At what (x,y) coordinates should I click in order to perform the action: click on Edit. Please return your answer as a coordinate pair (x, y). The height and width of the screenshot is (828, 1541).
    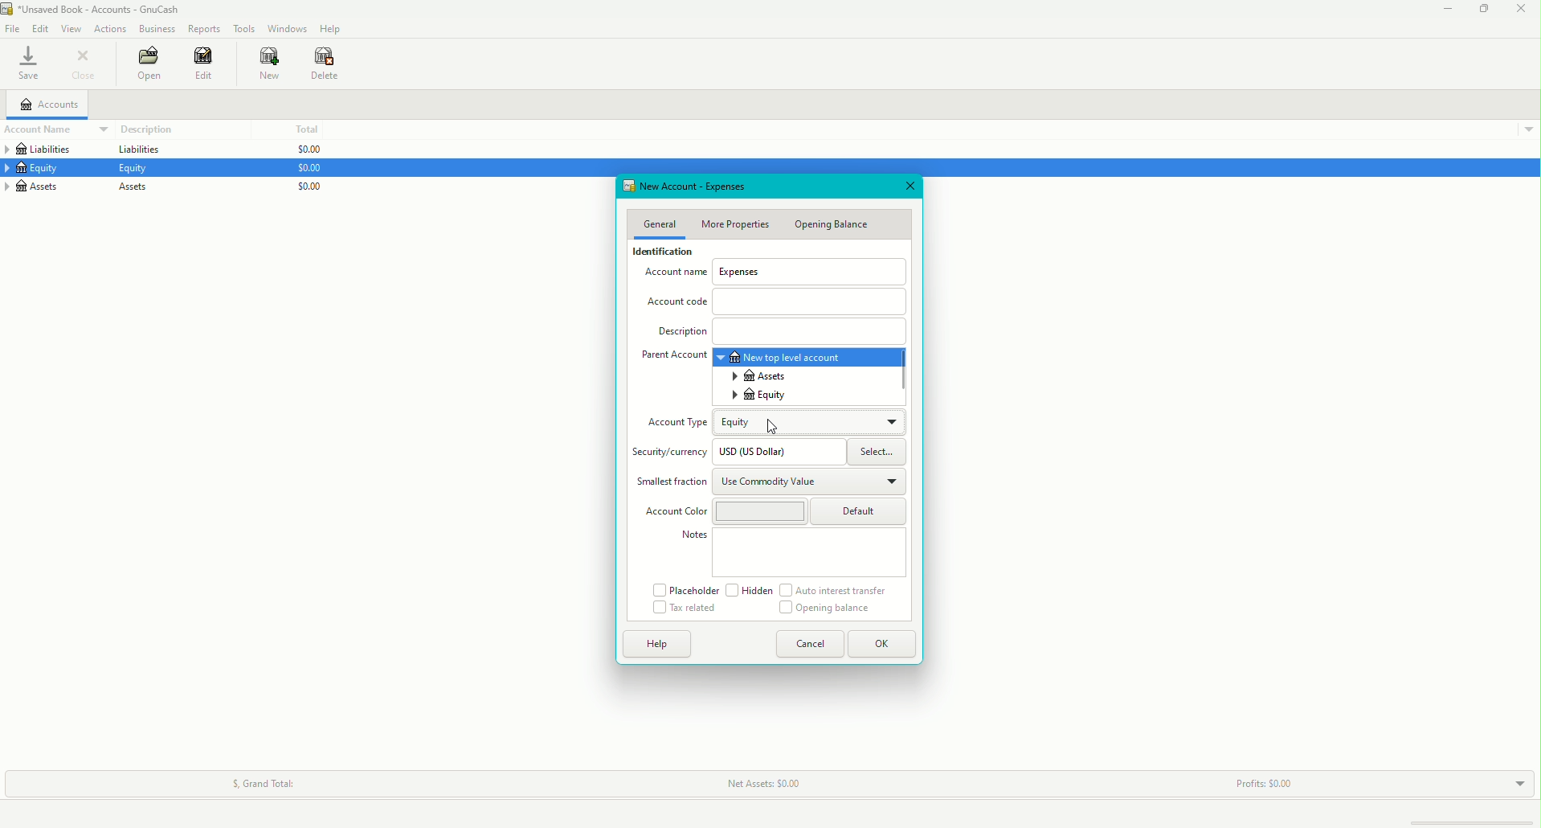
    Looking at the image, I should click on (38, 27).